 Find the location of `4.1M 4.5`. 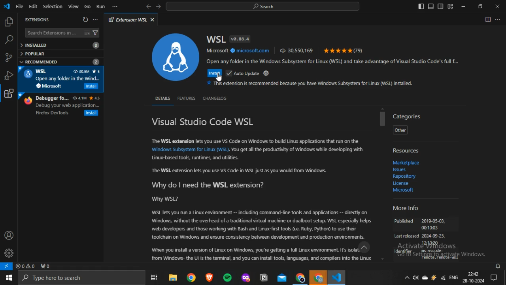

4.1M 4.5 is located at coordinates (87, 98).